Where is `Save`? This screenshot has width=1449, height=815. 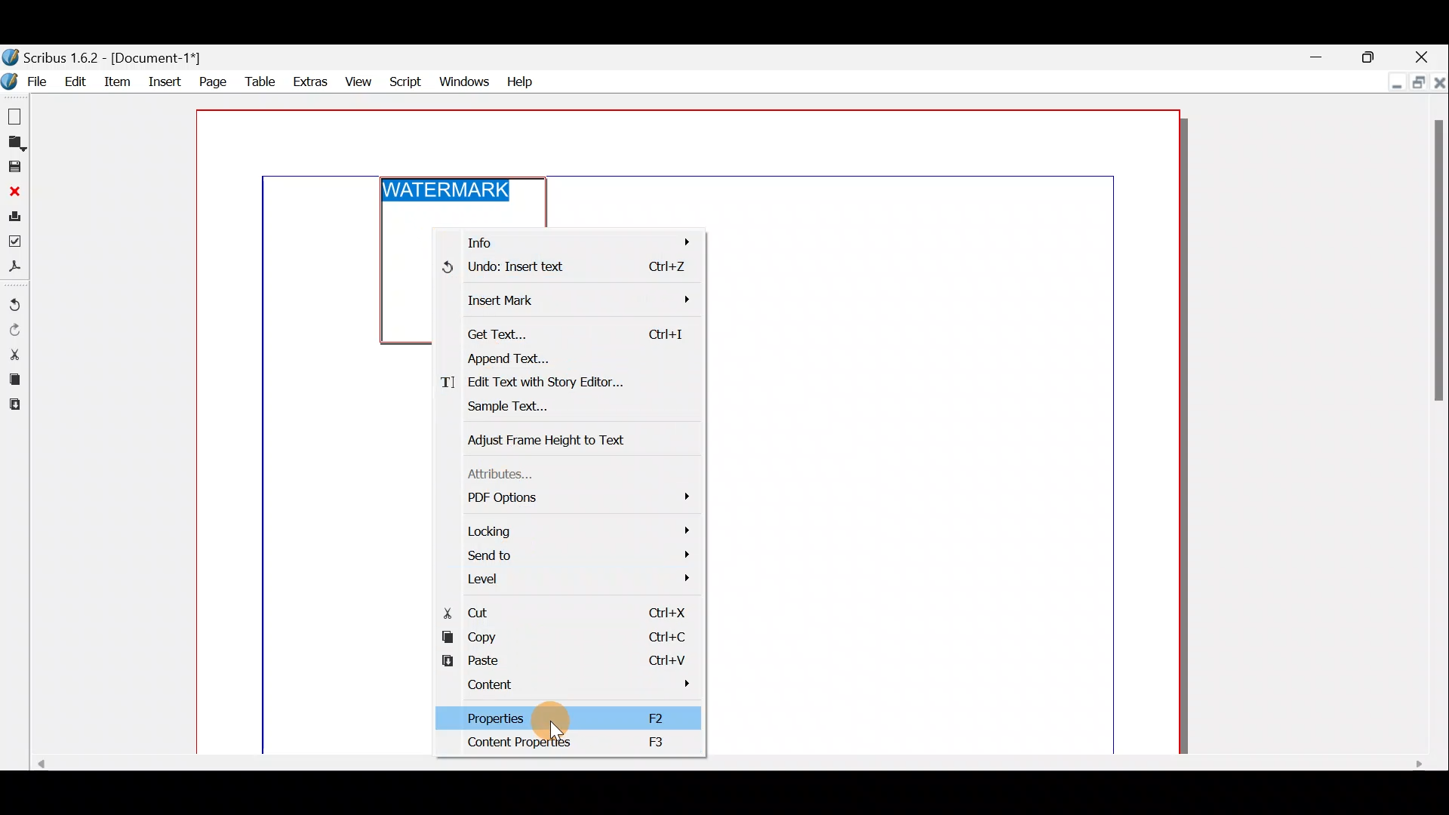 Save is located at coordinates (14, 168).